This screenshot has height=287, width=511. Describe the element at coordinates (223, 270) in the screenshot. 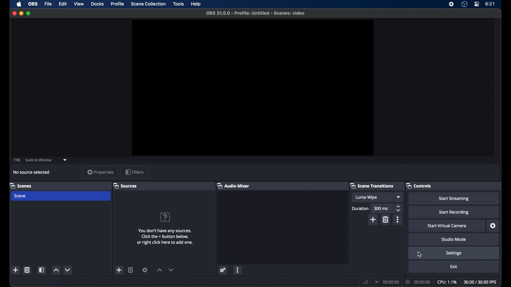

I see `settings` at that location.